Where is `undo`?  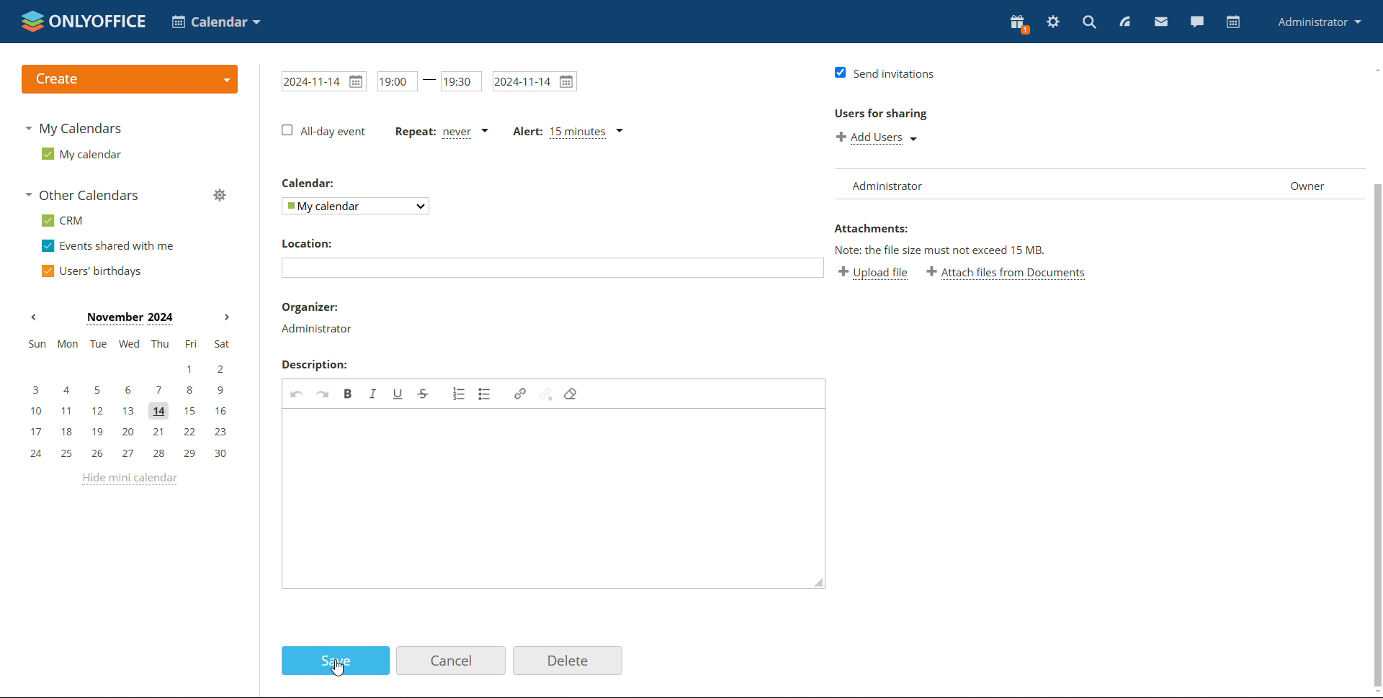 undo is located at coordinates (296, 394).